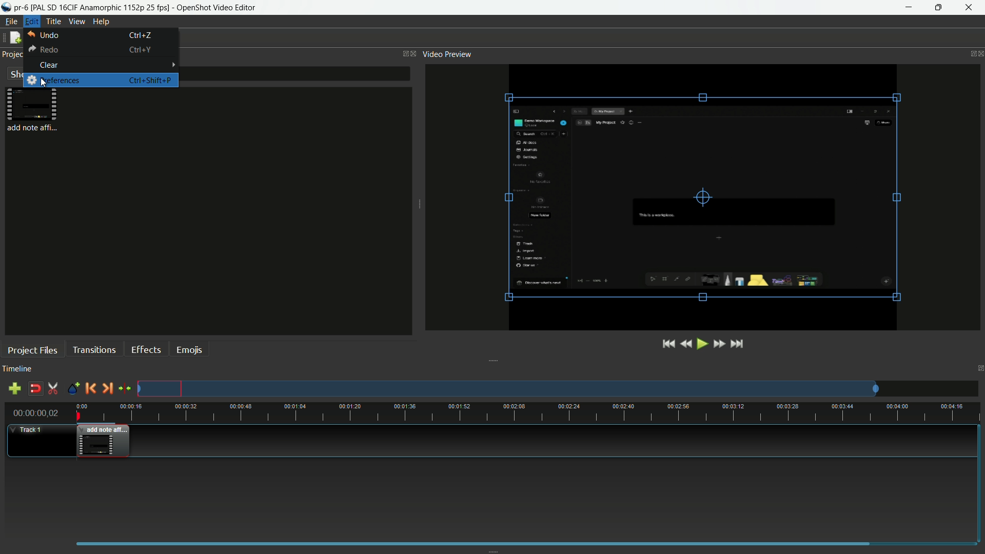  What do you see at coordinates (686, 344) in the screenshot?
I see `rewind` at bounding box center [686, 344].